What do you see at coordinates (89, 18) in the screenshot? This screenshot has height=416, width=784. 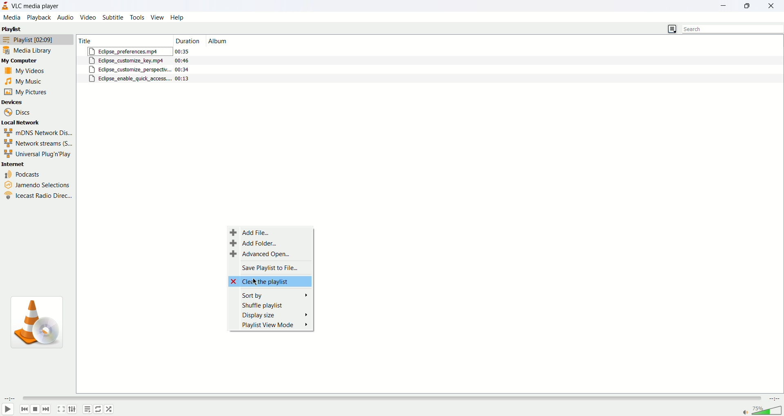 I see `video` at bounding box center [89, 18].